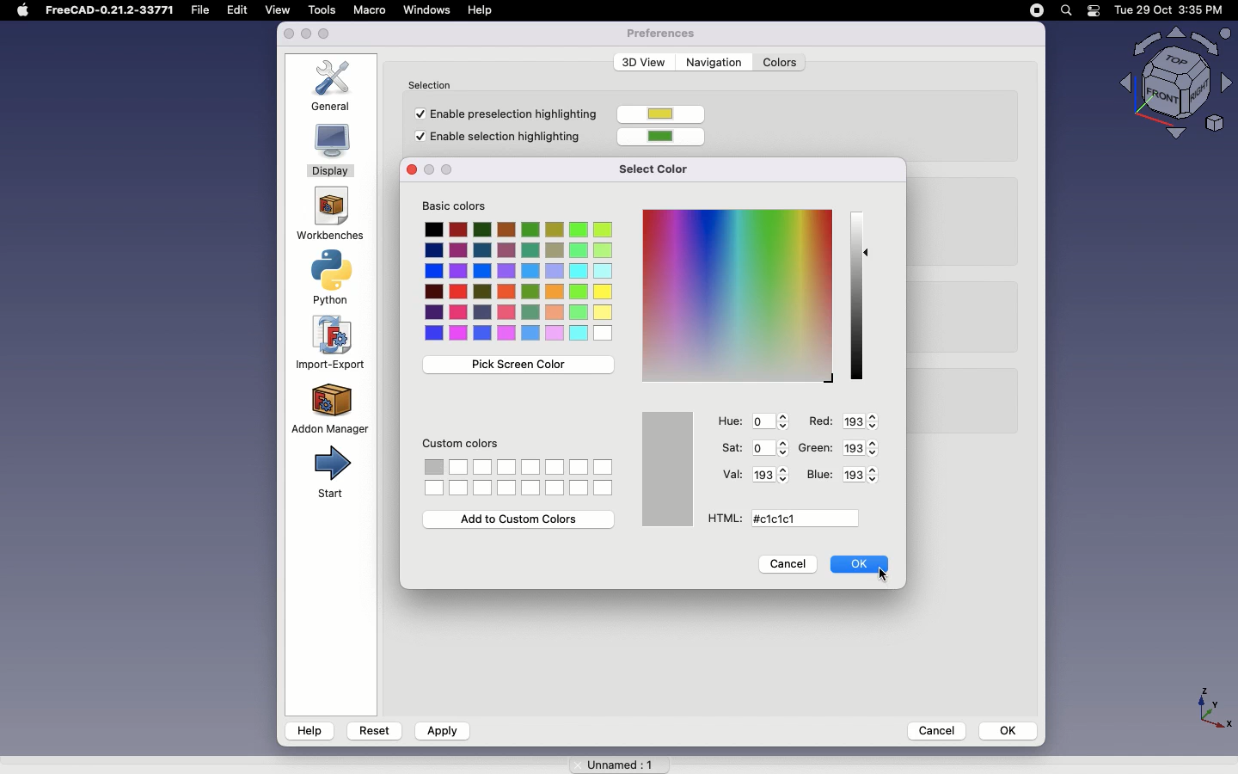  I want to click on 193, so click(858, 421).